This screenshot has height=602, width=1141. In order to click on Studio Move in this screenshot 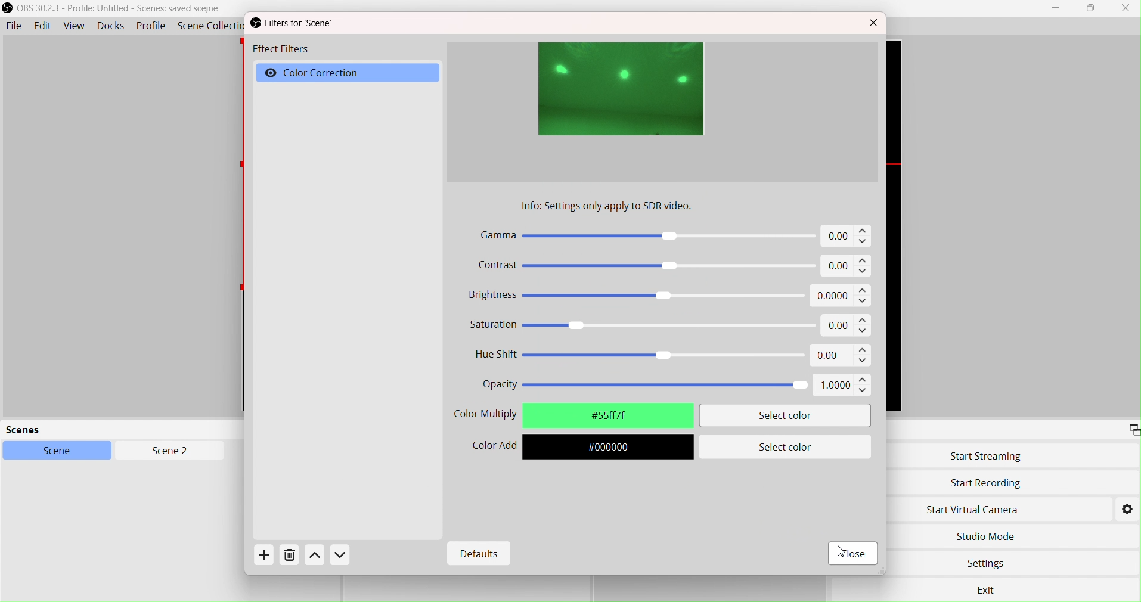, I will do `click(986, 534)`.